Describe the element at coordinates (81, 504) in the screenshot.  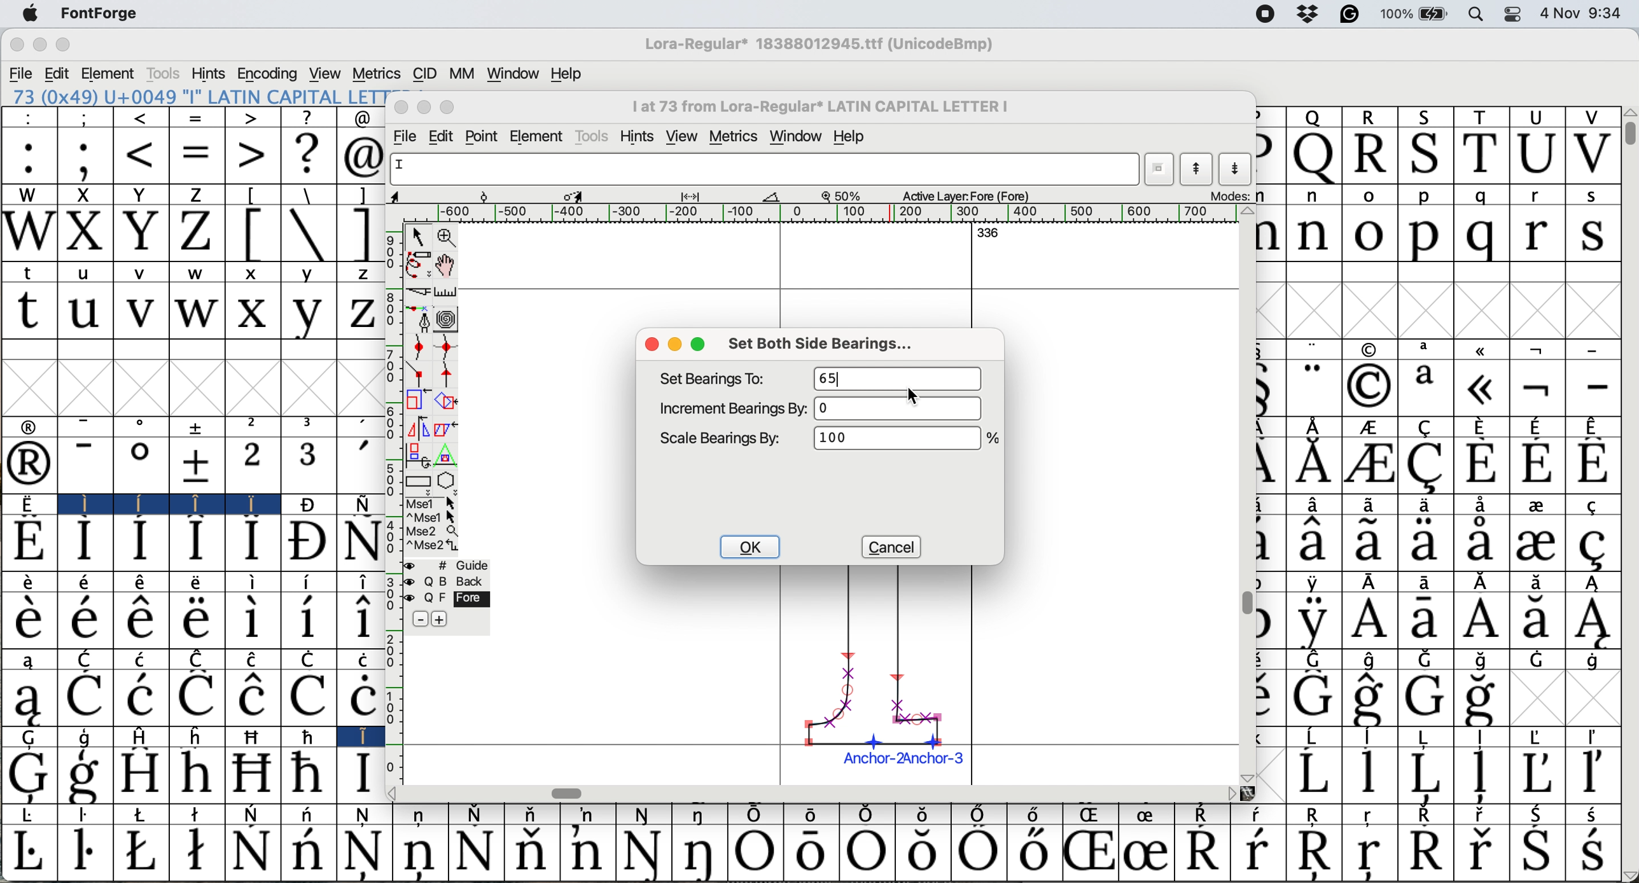
I see `I` at that location.